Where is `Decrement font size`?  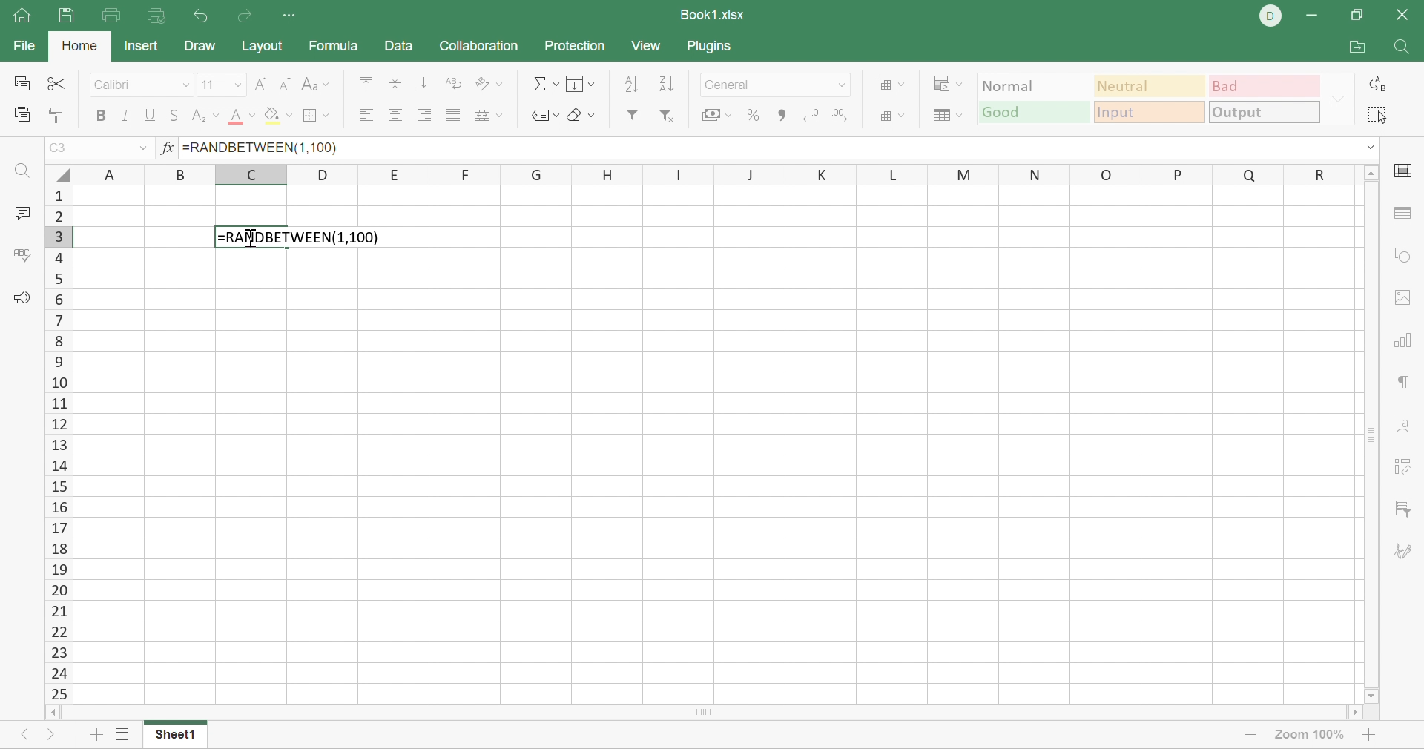
Decrement font size is located at coordinates (286, 85).